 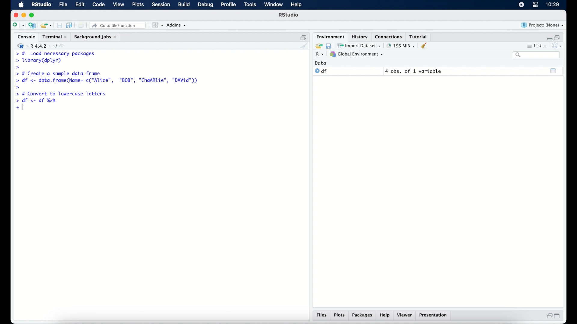 What do you see at coordinates (46, 25) in the screenshot?
I see `load existing project` at bounding box center [46, 25].